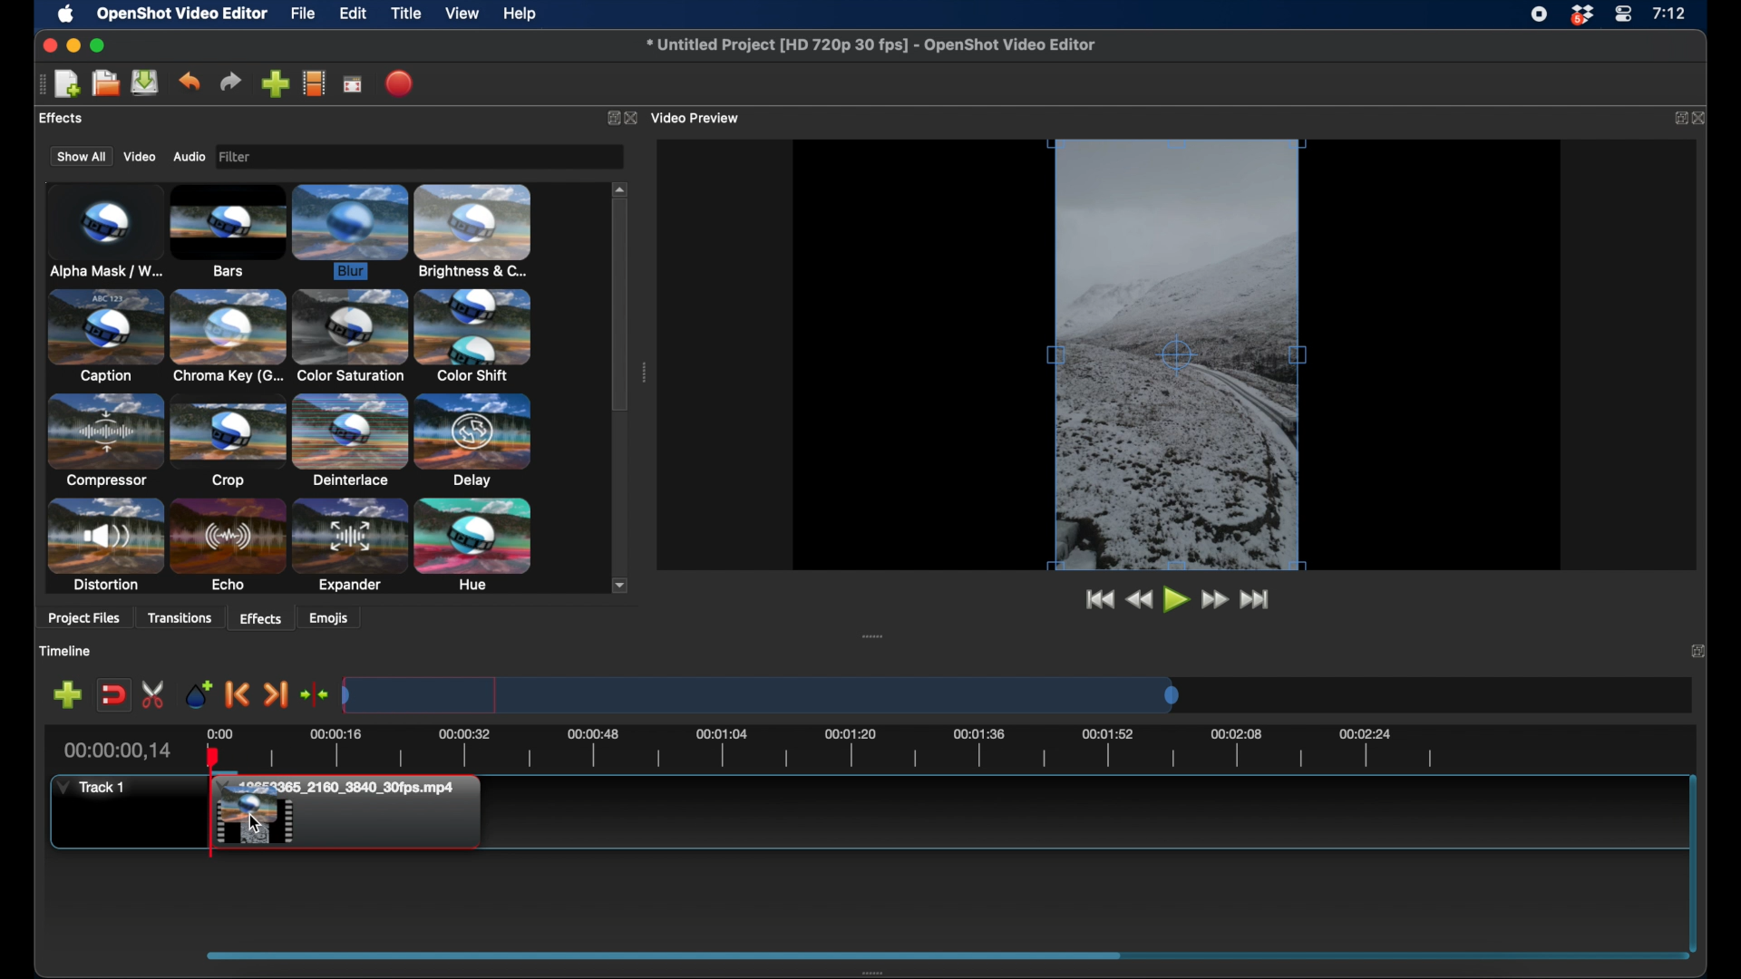 This screenshot has height=979, width=1741. Describe the element at coordinates (303, 13) in the screenshot. I see `file` at that location.